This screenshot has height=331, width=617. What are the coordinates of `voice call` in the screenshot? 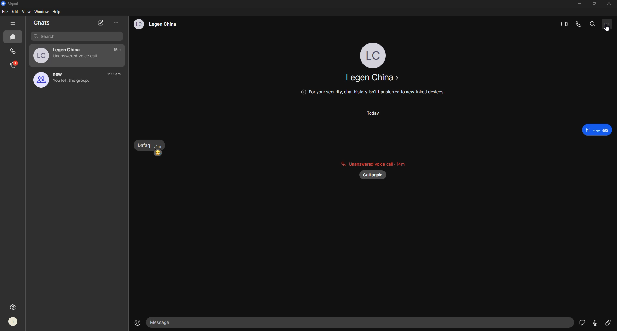 It's located at (579, 24).